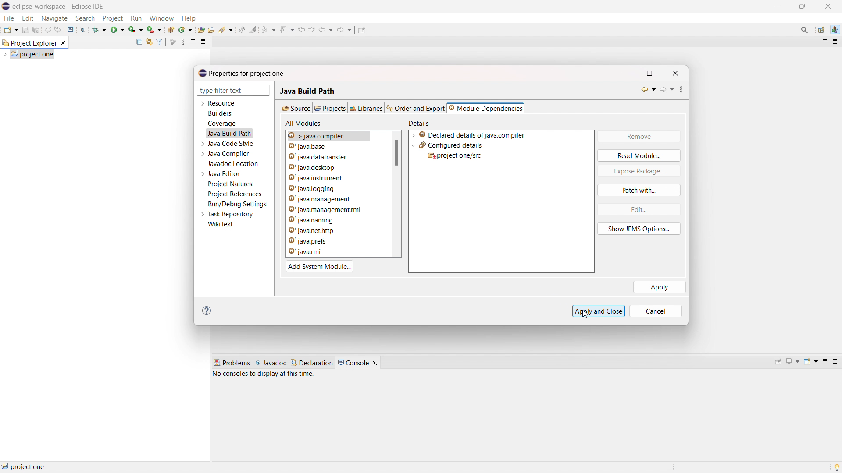  Describe the element at coordinates (221, 225) in the screenshot. I see `wikitext` at that location.